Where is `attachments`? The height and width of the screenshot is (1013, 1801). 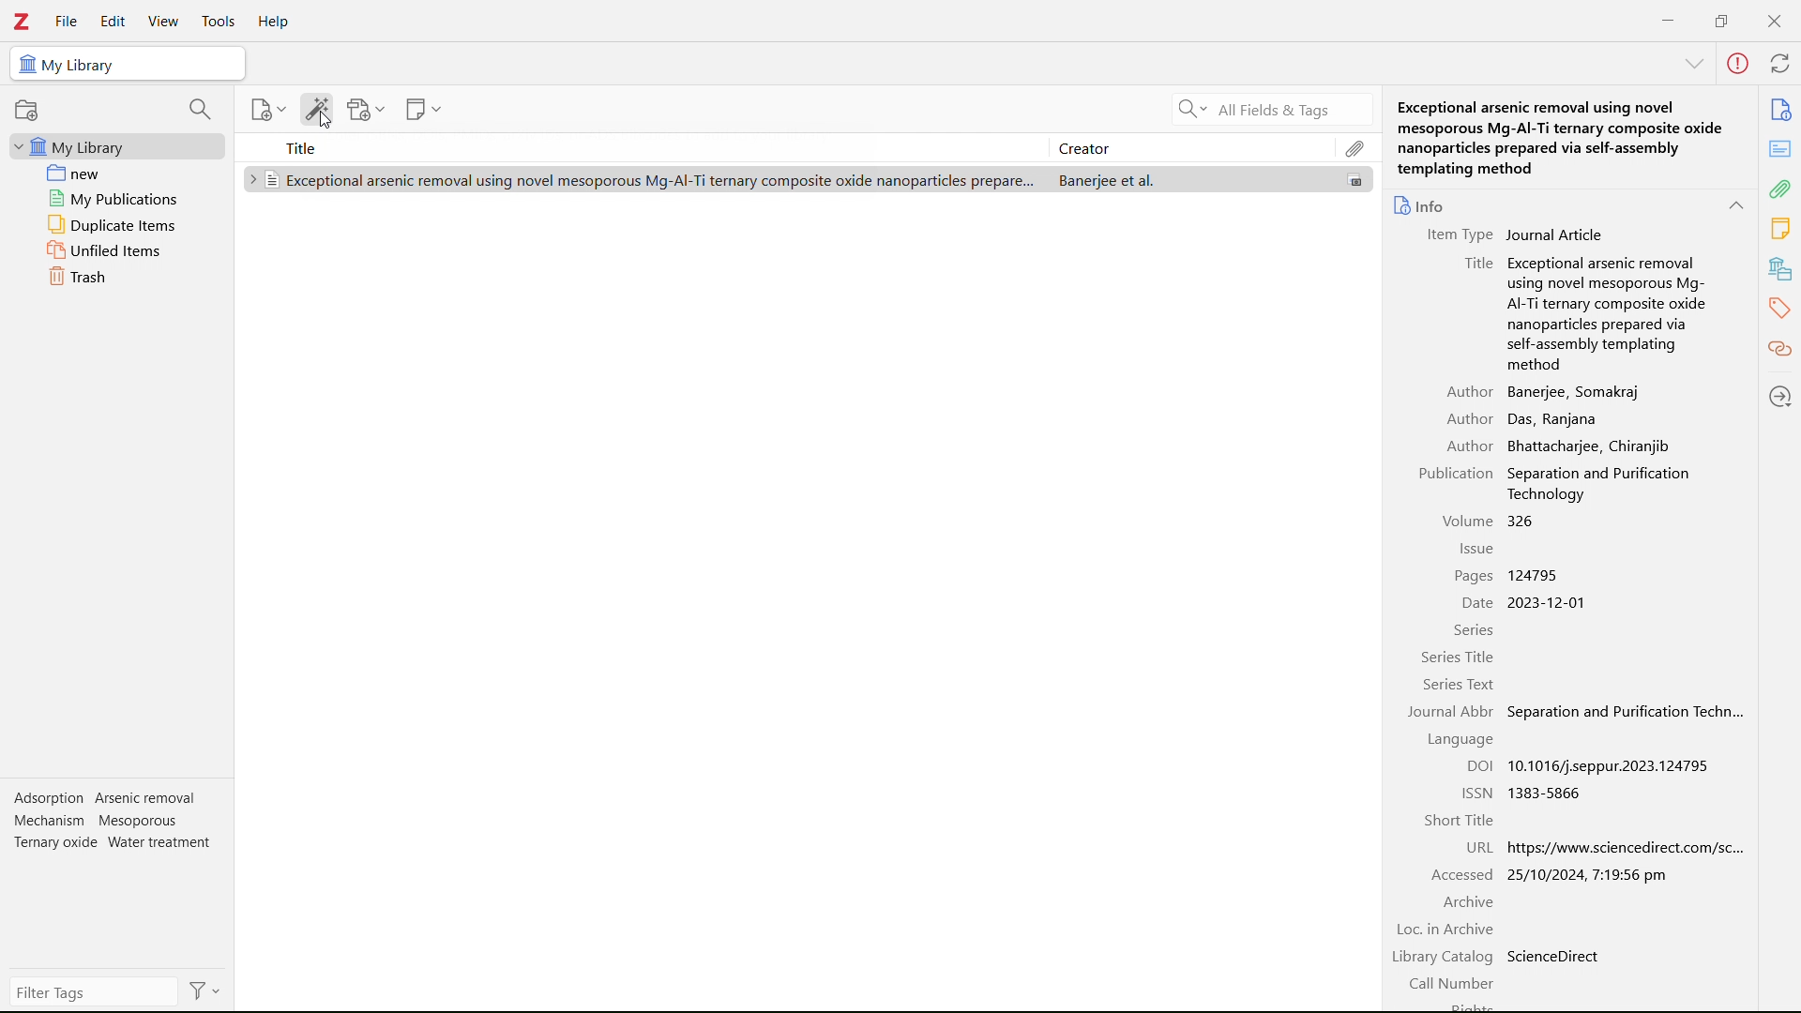
attachments is located at coordinates (1355, 147).